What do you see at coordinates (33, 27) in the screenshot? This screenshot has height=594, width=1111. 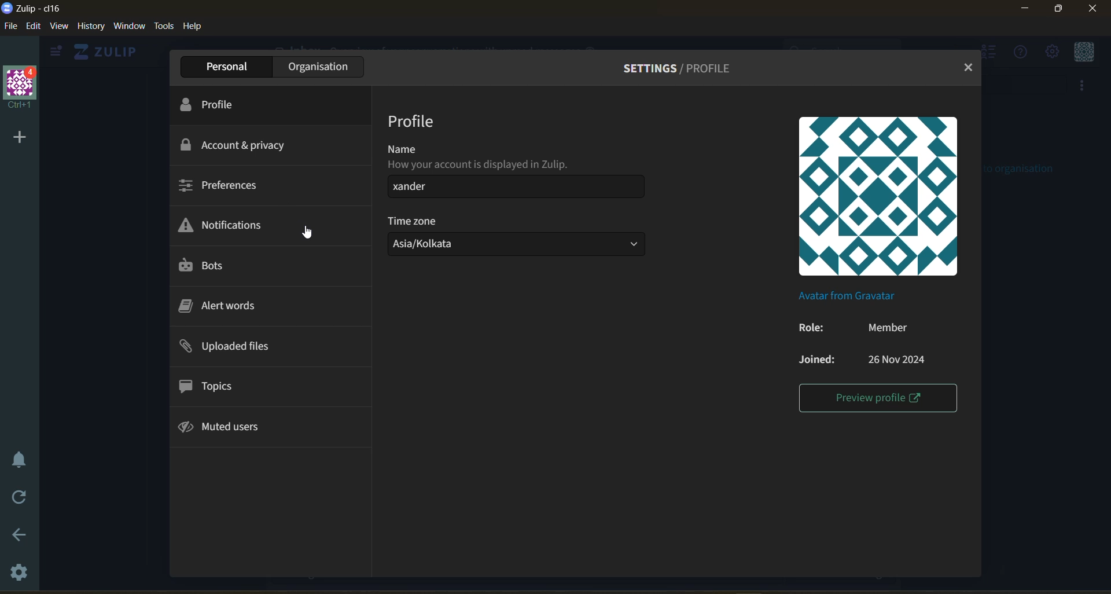 I see `edit` at bounding box center [33, 27].